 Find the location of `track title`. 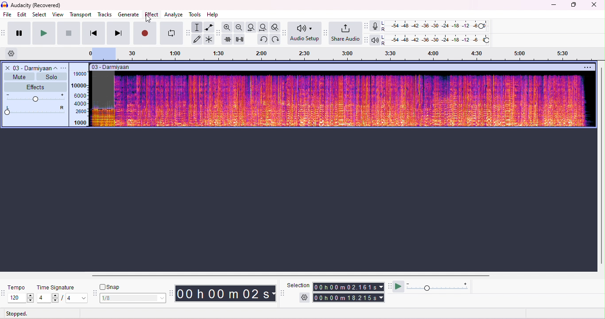

track title is located at coordinates (138, 68).